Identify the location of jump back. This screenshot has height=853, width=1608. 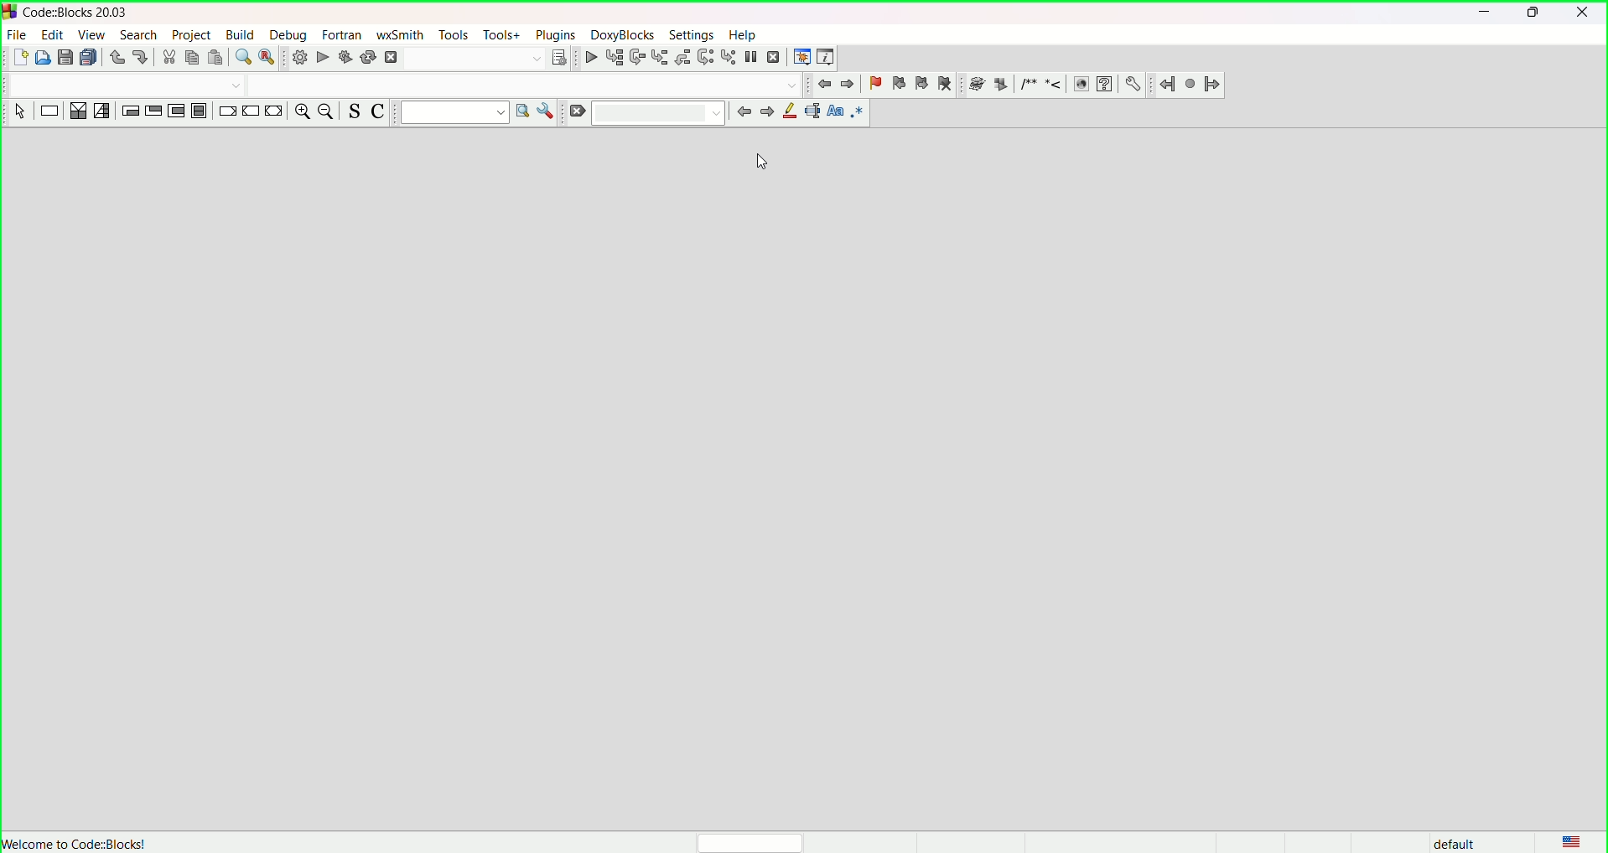
(1166, 85).